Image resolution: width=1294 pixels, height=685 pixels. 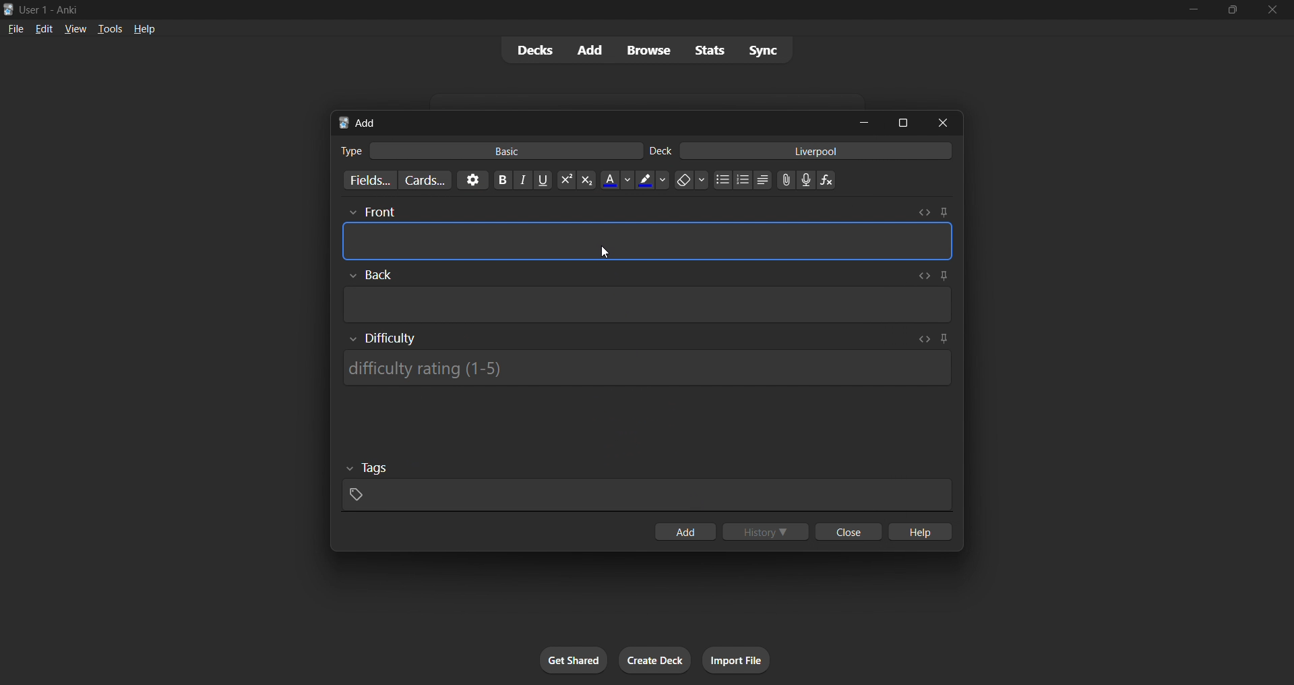 What do you see at coordinates (9, 9) in the screenshot?
I see `Anki logo` at bounding box center [9, 9].